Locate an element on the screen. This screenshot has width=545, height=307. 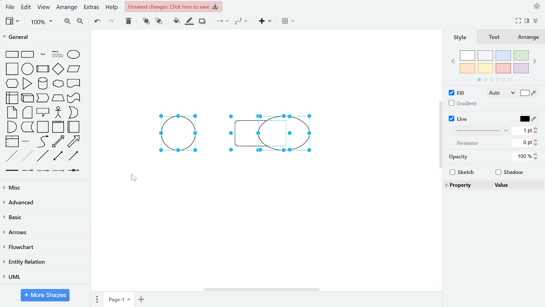
container is located at coordinates (43, 127).